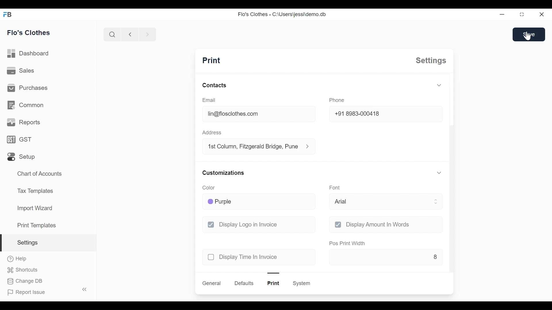  I want to click on customizations, so click(223, 173).